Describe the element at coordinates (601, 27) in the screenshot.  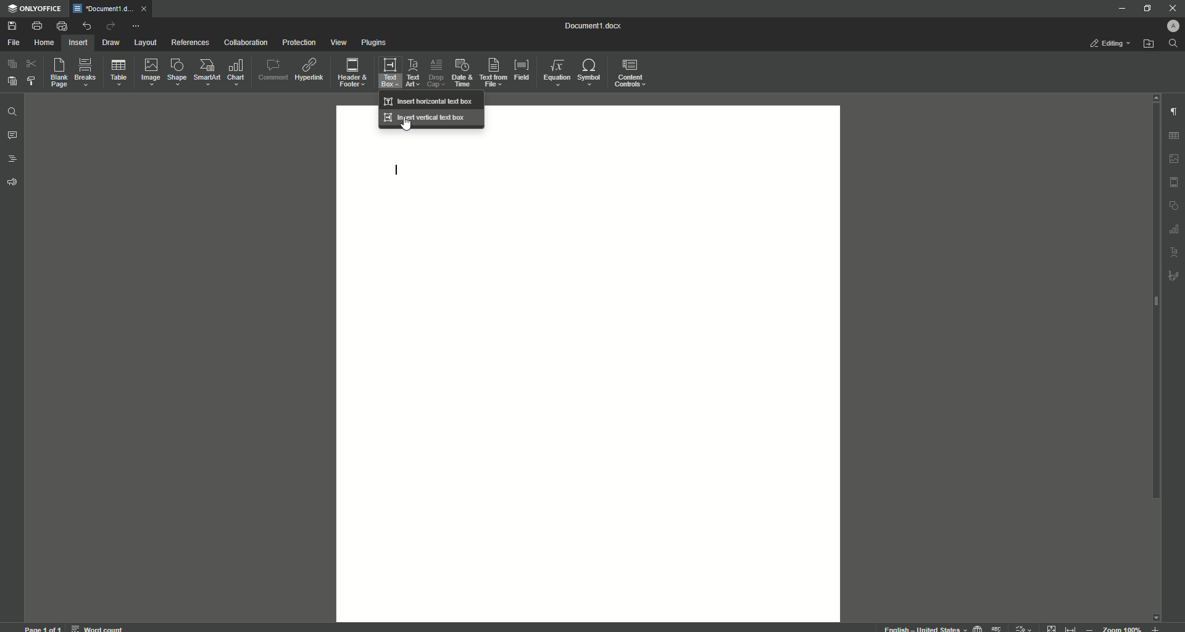
I see `Document 1` at that location.